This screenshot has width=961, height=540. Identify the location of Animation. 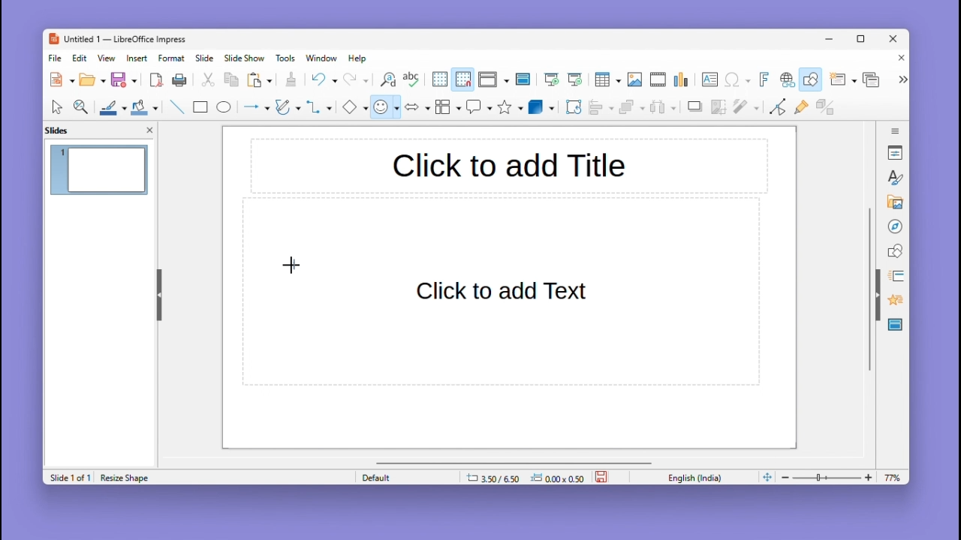
(893, 276).